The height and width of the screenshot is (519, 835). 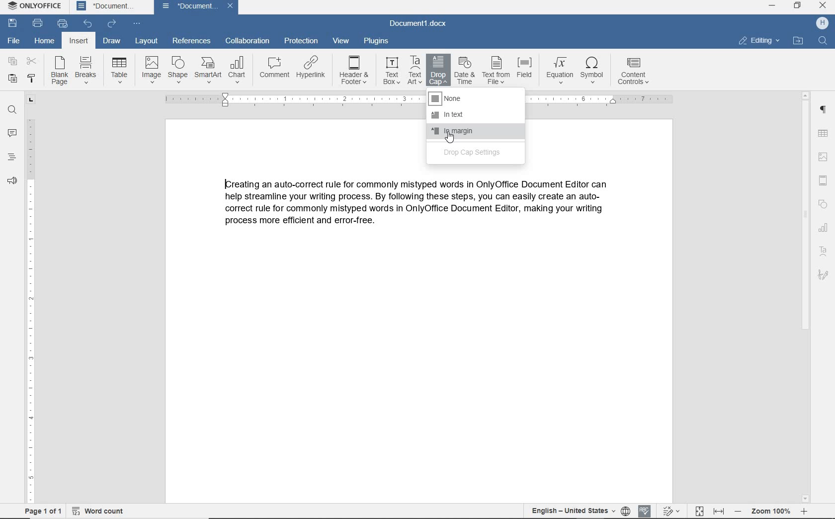 I want to click on undo, so click(x=88, y=24).